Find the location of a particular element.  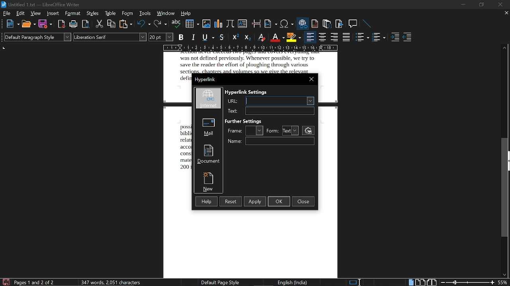

strikethrough is located at coordinates (222, 37).